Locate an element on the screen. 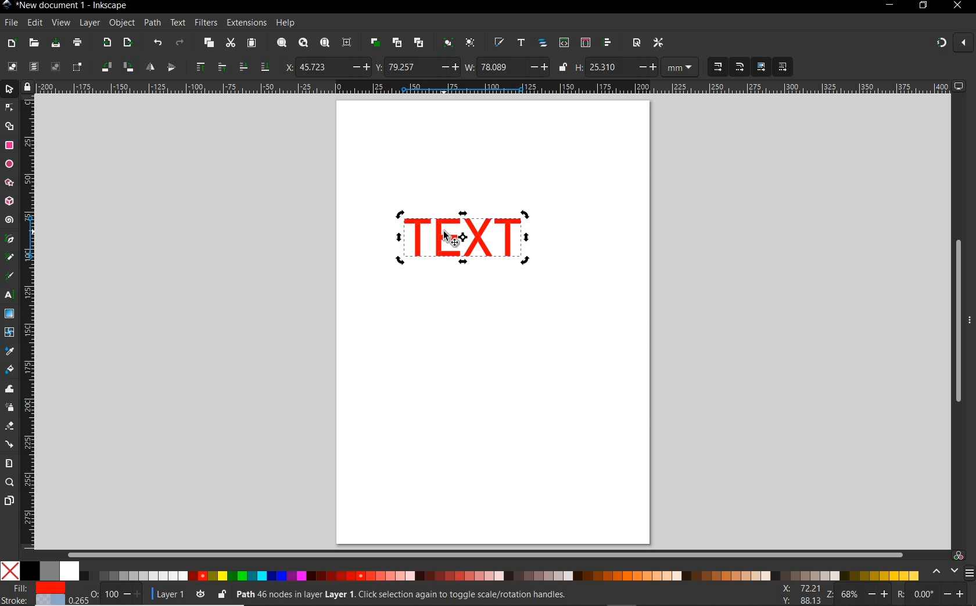 This screenshot has height=606, width=976. RULER is located at coordinates (494, 88).